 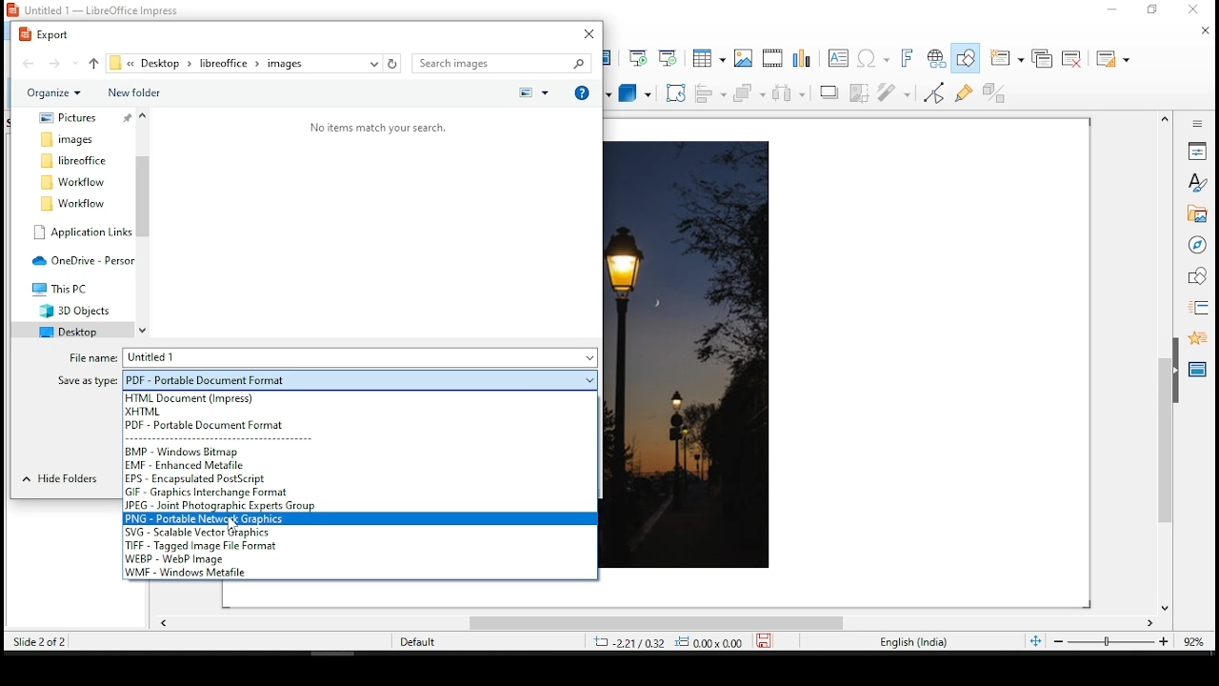 What do you see at coordinates (72, 182) in the screenshot?
I see `folder` at bounding box center [72, 182].